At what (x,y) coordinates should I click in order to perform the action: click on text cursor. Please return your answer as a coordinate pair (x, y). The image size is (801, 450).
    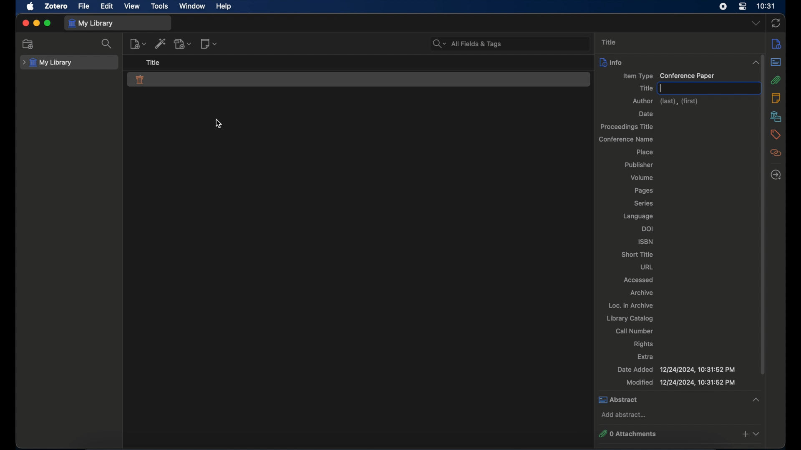
    Looking at the image, I should click on (661, 88).